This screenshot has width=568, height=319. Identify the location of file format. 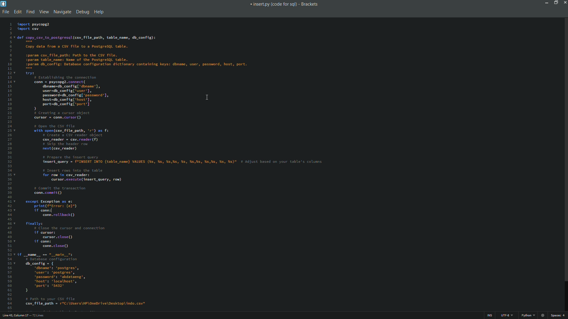
(528, 315).